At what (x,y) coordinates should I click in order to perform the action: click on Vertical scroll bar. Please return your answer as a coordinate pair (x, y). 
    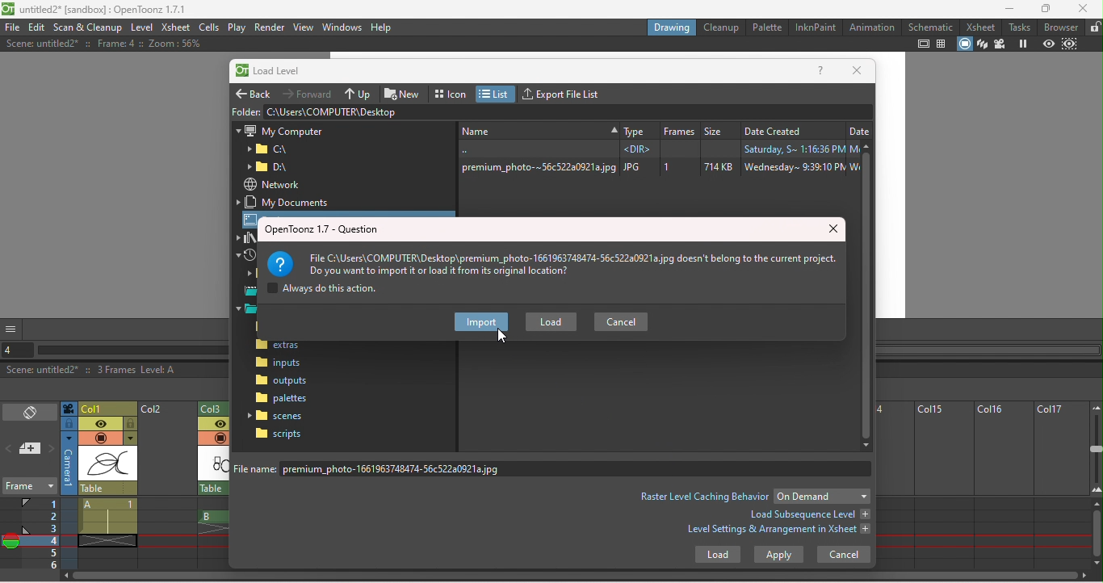
    Looking at the image, I should click on (868, 296).